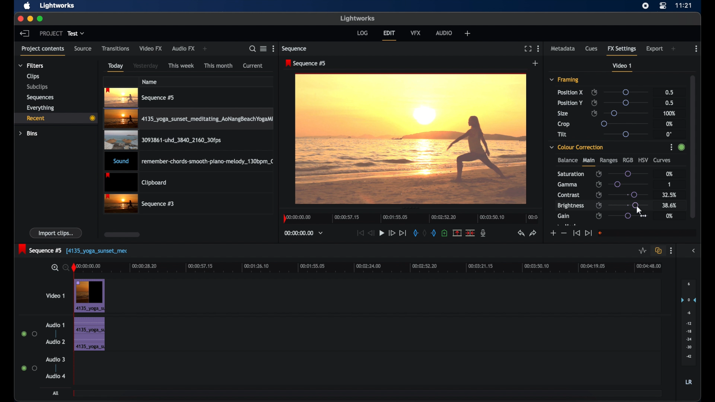 The image size is (715, 402). What do you see at coordinates (576, 147) in the screenshot?
I see `color correction` at bounding box center [576, 147].